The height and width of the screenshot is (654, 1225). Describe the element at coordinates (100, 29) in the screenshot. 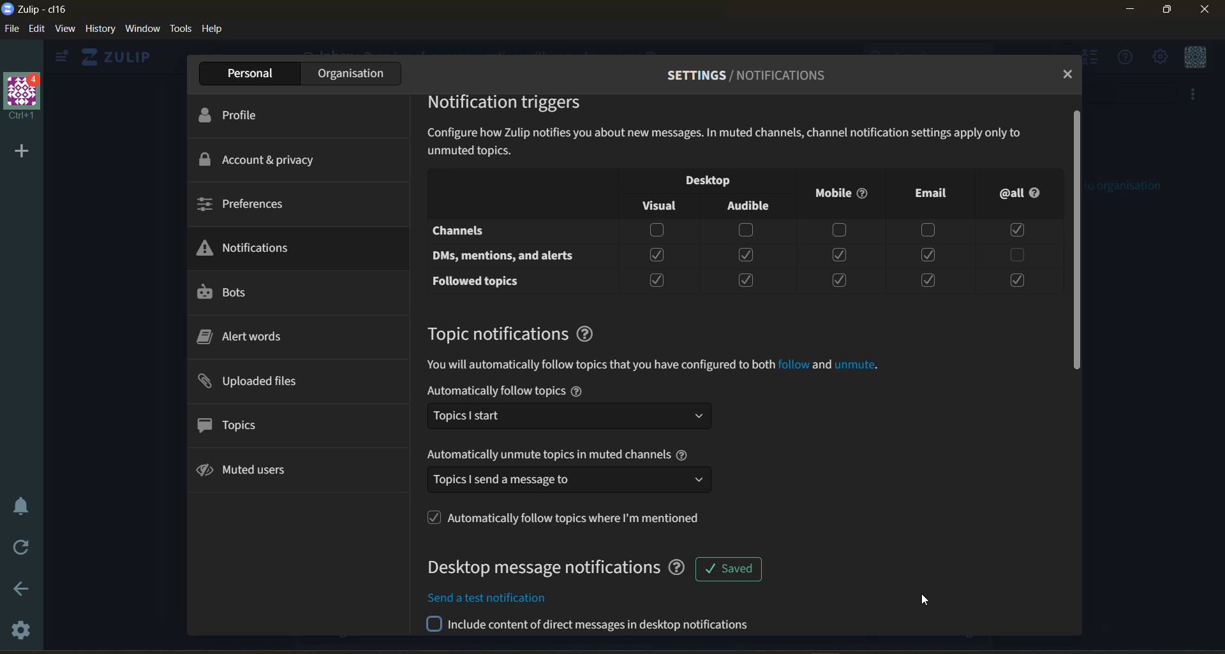

I see `history` at that location.